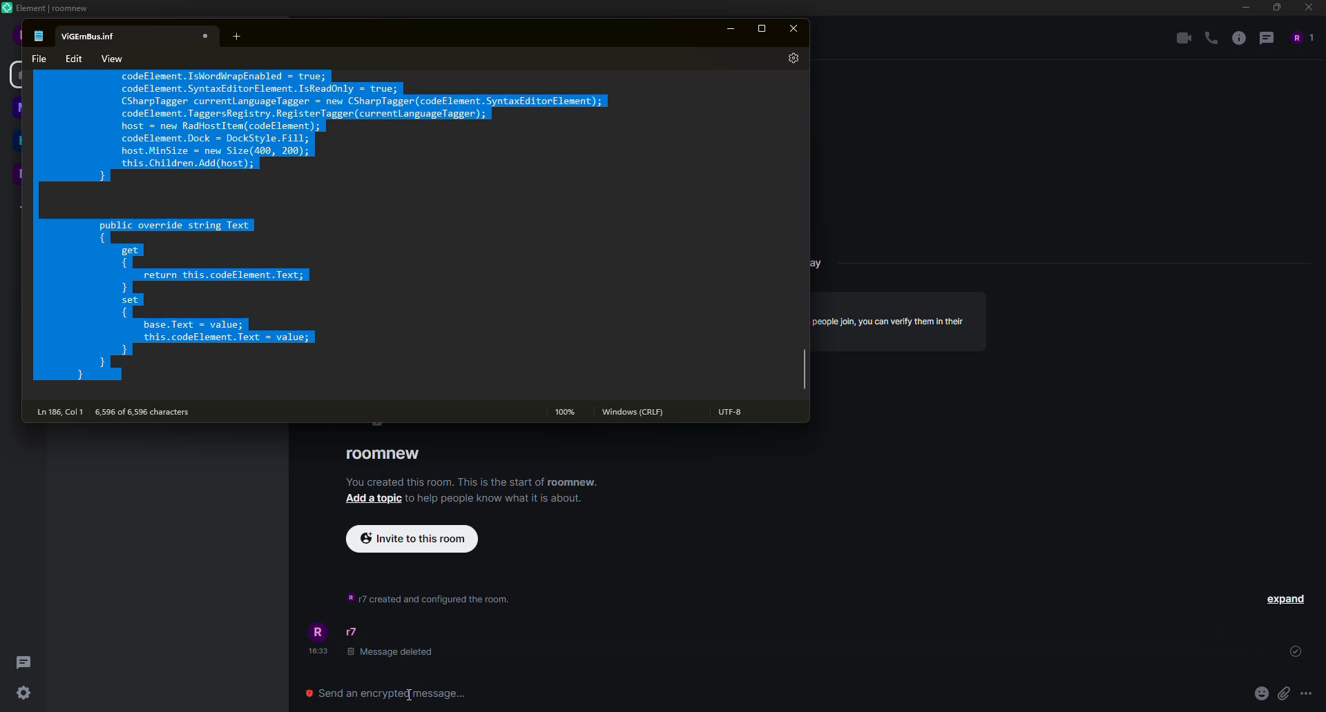 The width and height of the screenshot is (1326, 712). Describe the element at coordinates (206, 35) in the screenshot. I see `close` at that location.